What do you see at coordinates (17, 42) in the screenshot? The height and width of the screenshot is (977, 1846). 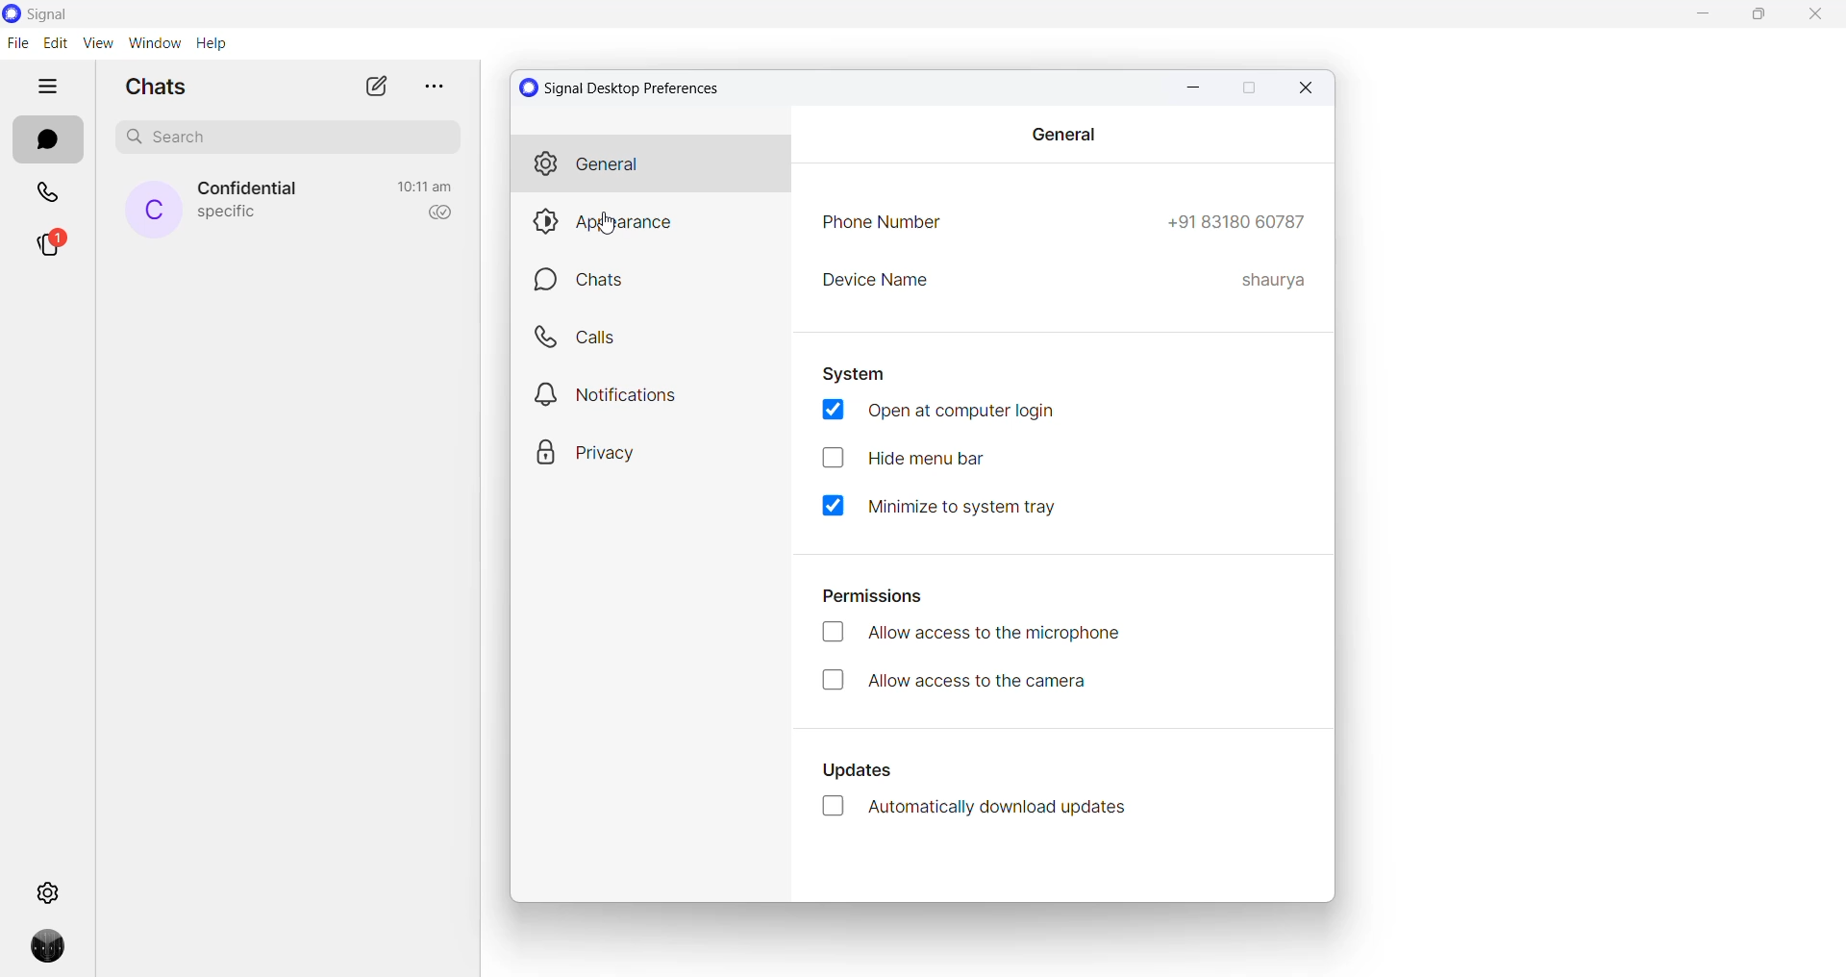 I see `file` at bounding box center [17, 42].